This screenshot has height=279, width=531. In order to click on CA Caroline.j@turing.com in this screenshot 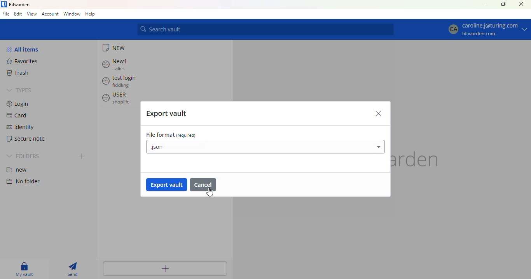, I will do `click(488, 30)`.